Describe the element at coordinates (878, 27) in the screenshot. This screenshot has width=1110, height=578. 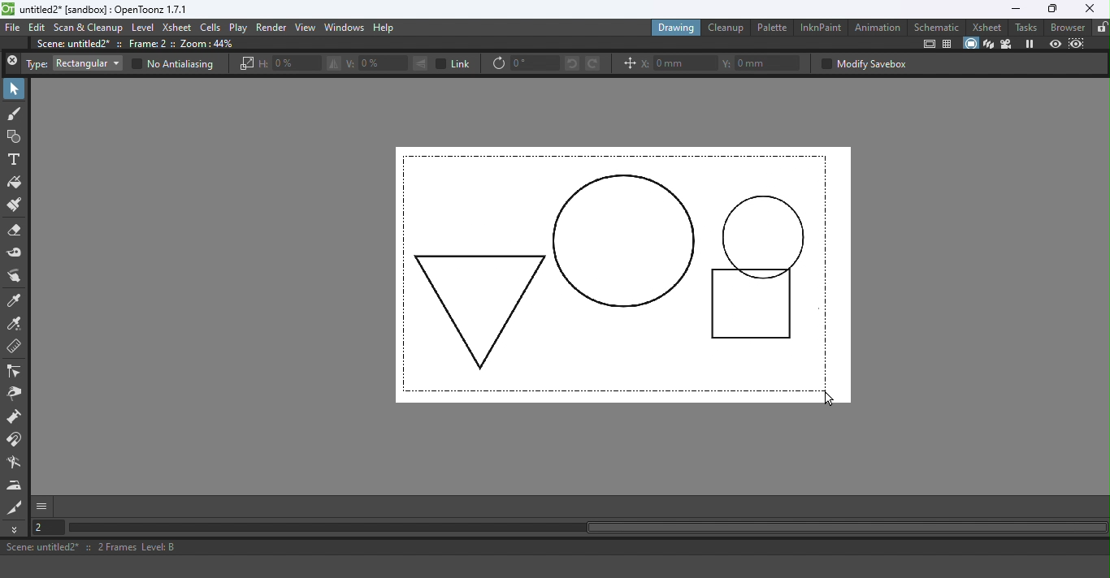
I see `Animation` at that location.